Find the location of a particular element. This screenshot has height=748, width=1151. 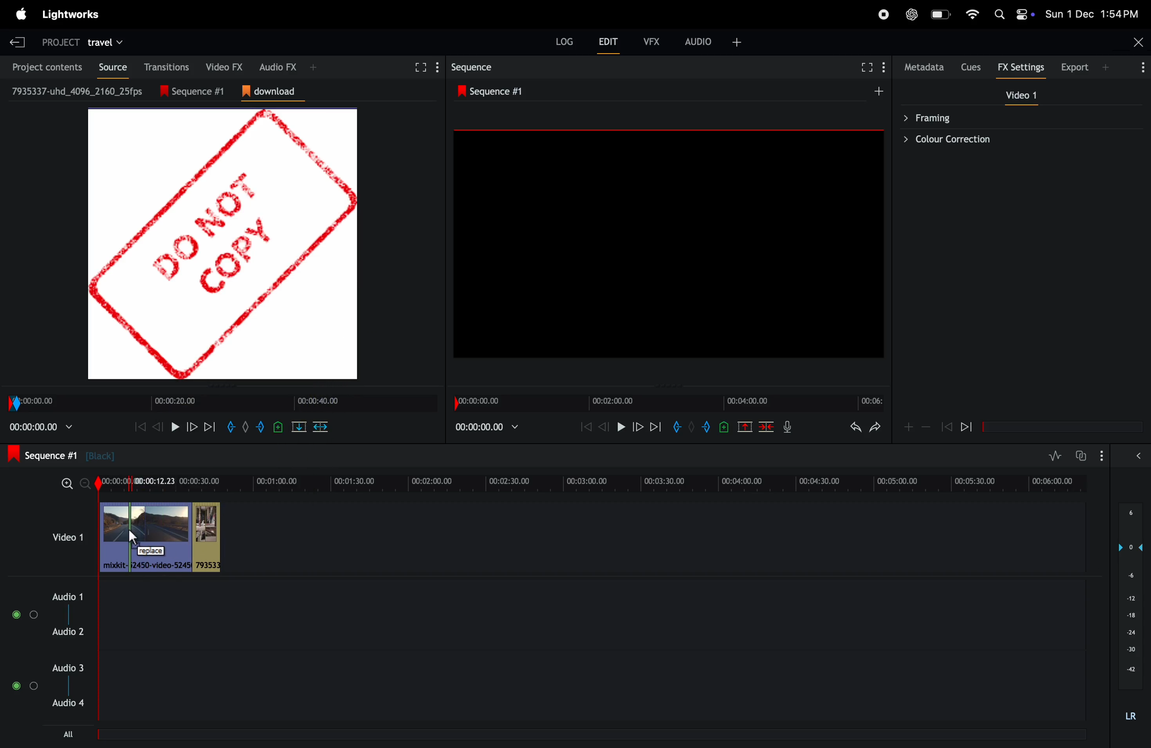

bars is located at coordinates (26, 615).